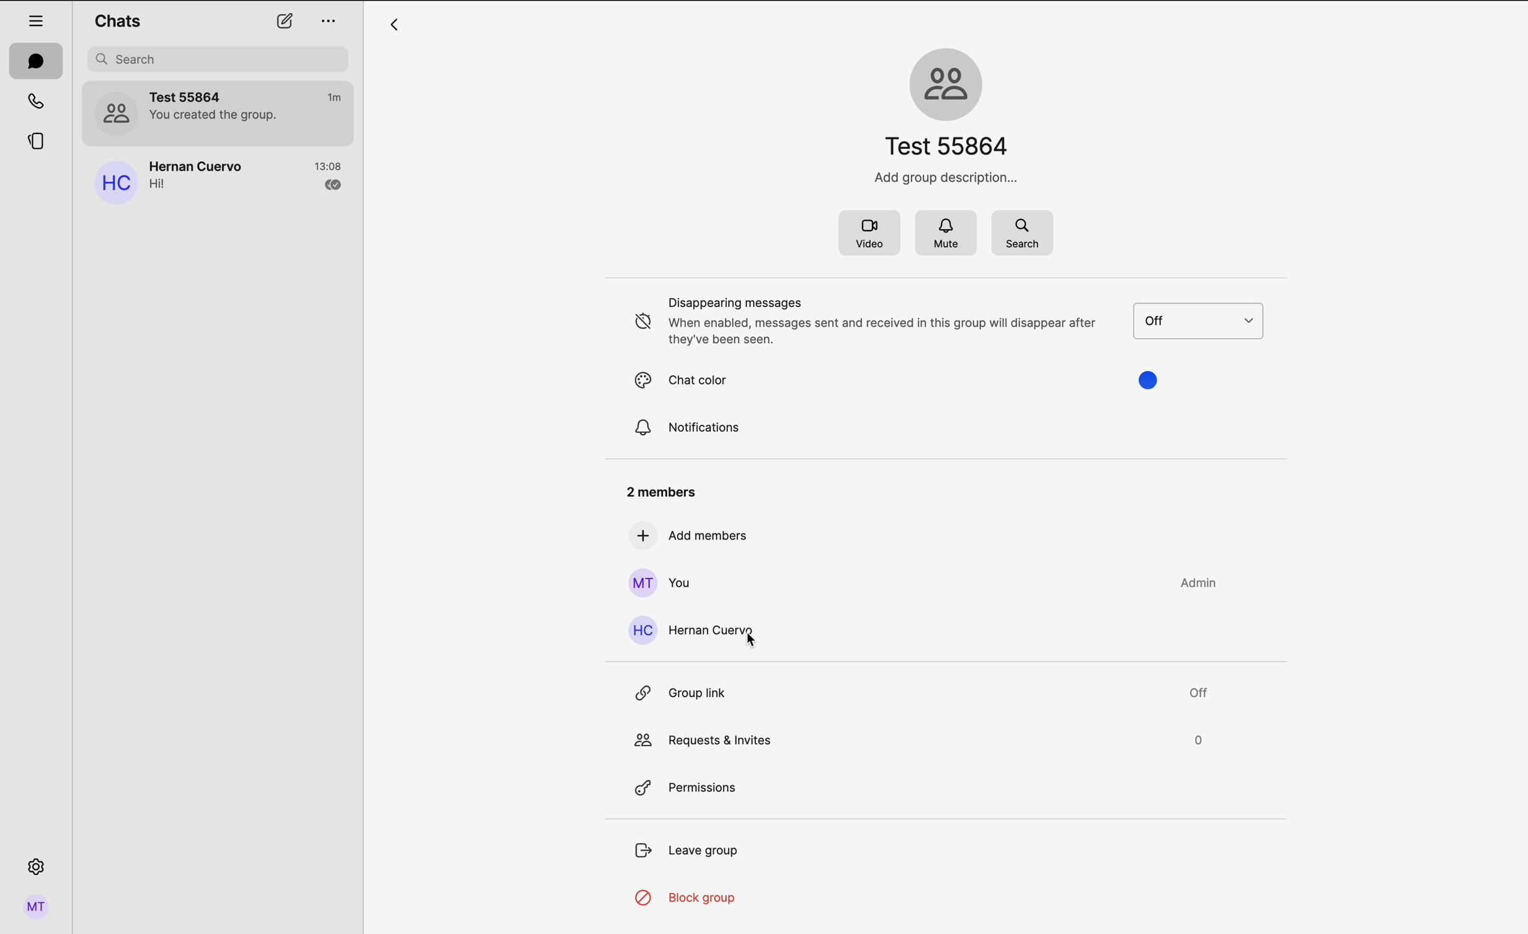 Image resolution: width=1528 pixels, height=934 pixels. Describe the element at coordinates (1022, 232) in the screenshot. I see `search` at that location.